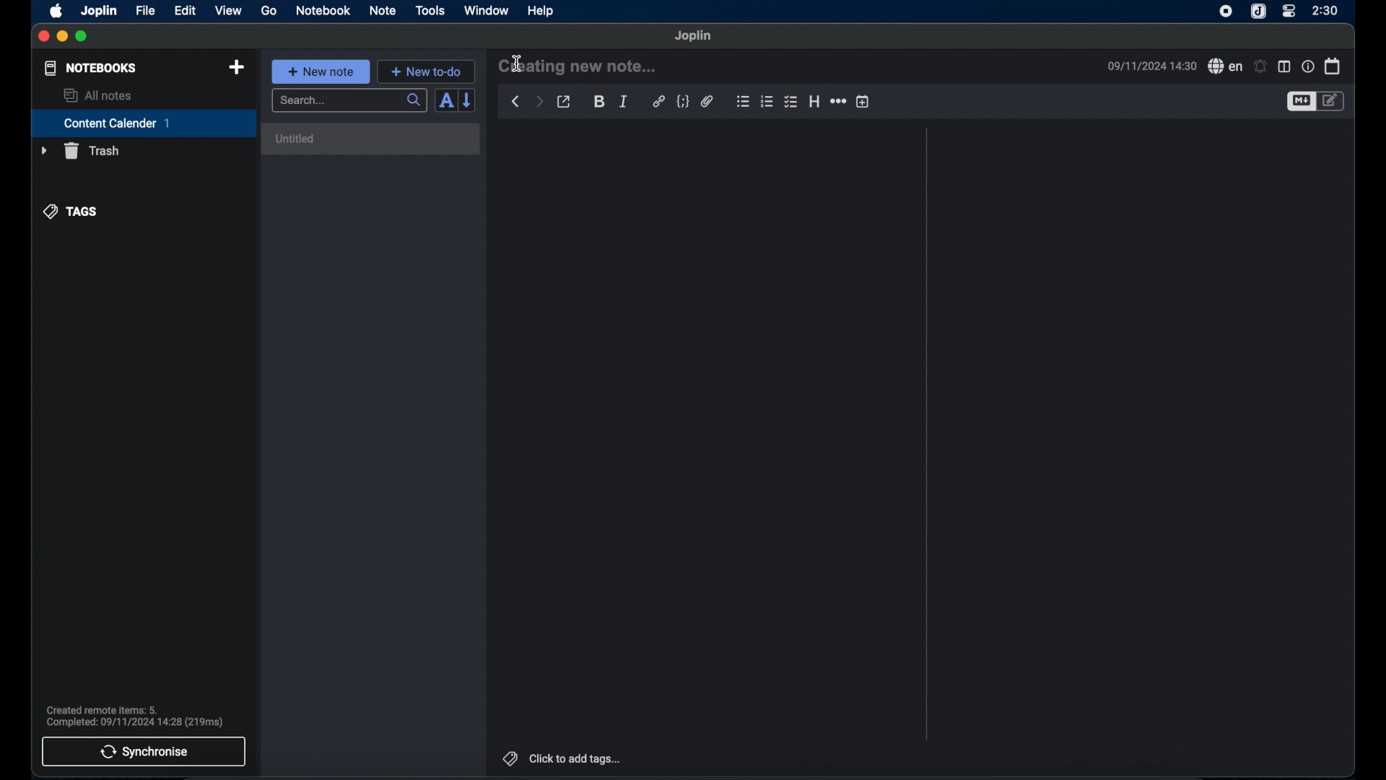 The width and height of the screenshot is (1386, 780). What do you see at coordinates (147, 11) in the screenshot?
I see `file` at bounding box center [147, 11].